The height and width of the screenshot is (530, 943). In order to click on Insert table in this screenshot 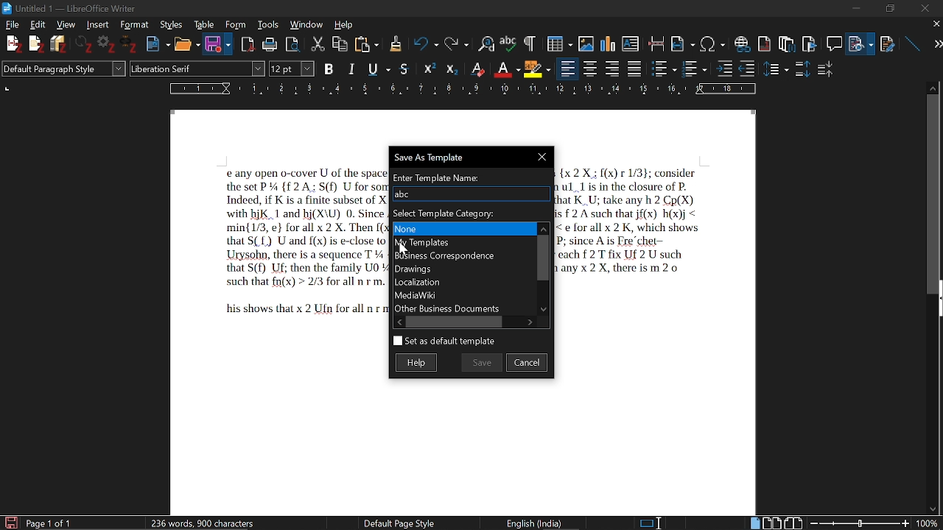, I will do `click(554, 42)`.